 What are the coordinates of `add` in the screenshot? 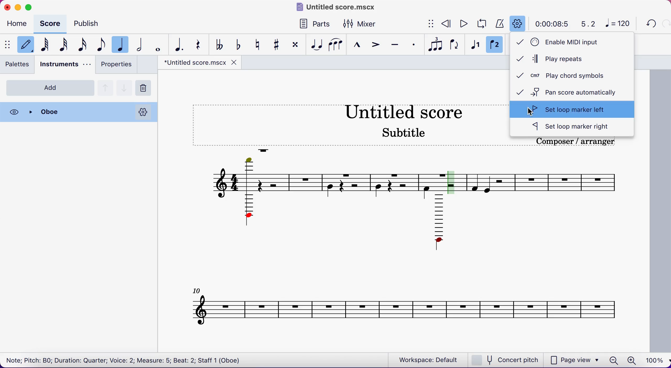 It's located at (50, 88).